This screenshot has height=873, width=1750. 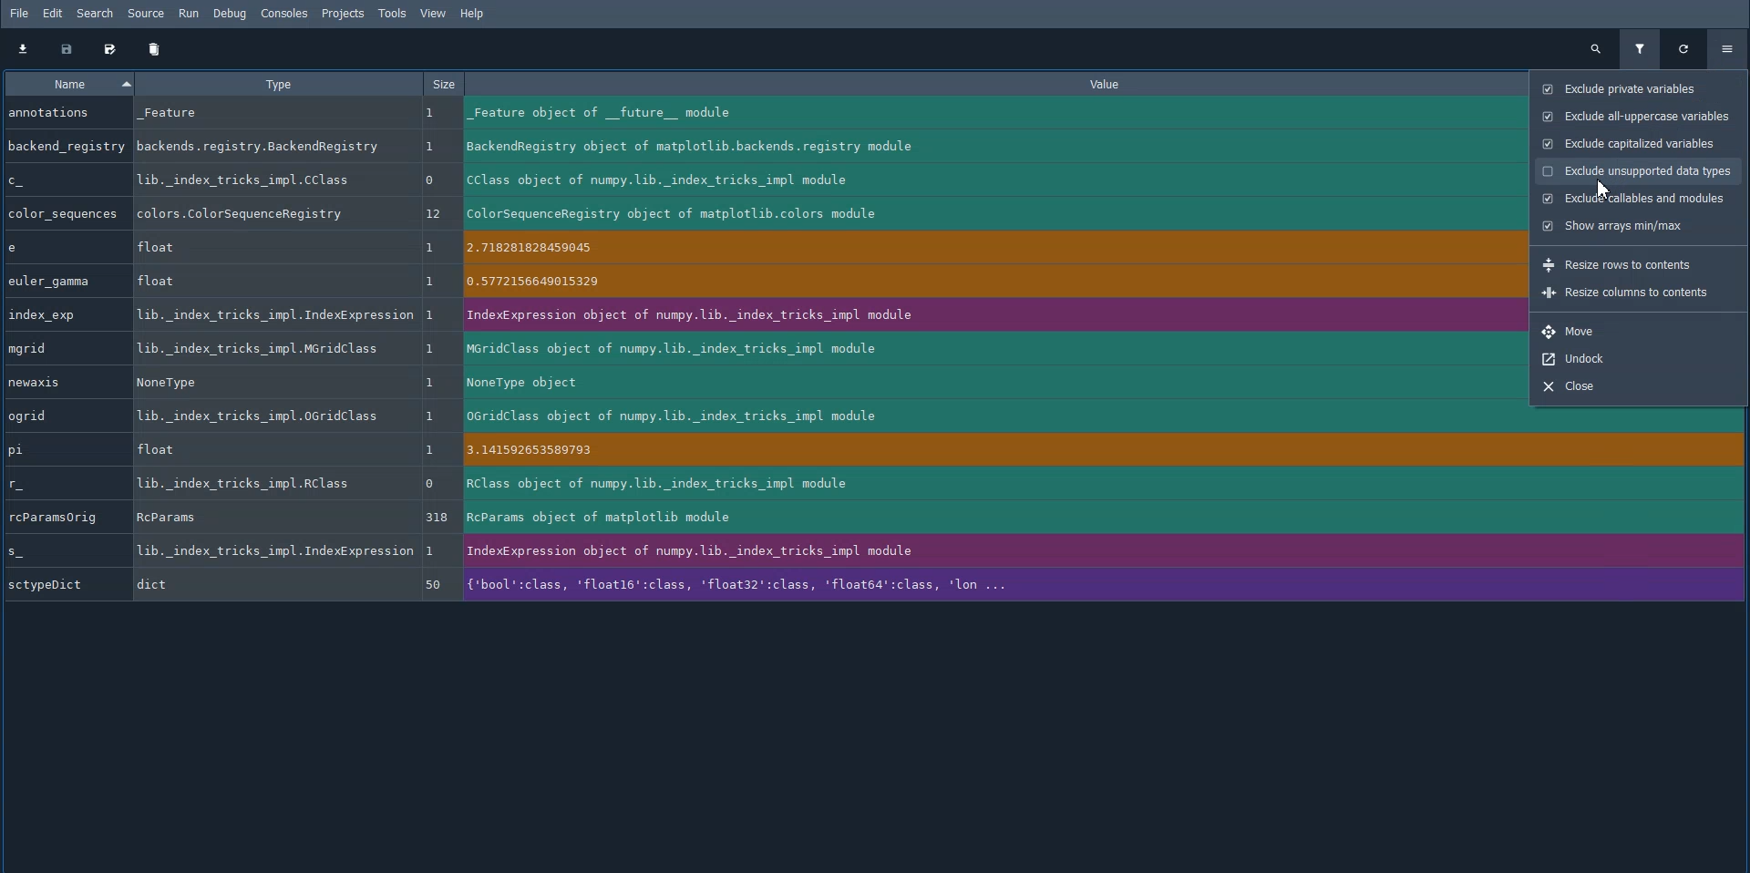 I want to click on oGridclass object of numpy.lib. index tricks_inpl module, so click(x=983, y=415).